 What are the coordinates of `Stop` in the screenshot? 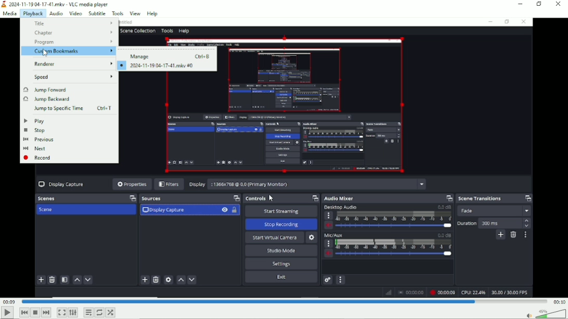 It's located at (35, 130).